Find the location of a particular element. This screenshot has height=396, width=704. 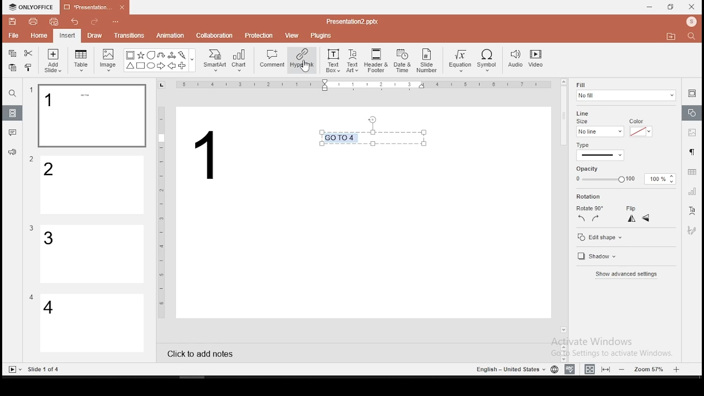

cut is located at coordinates (29, 53).